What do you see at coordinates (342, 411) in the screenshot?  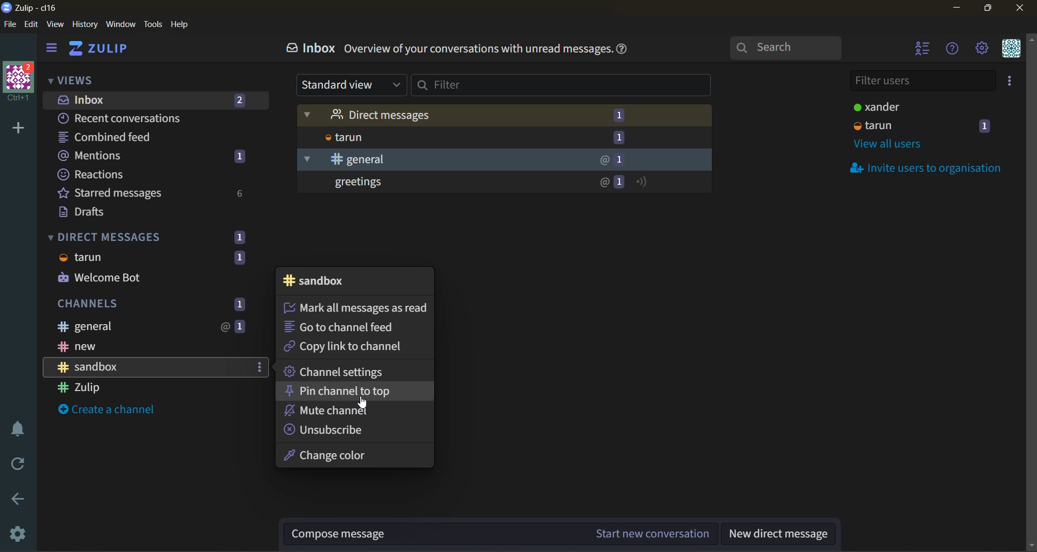 I see `mute channel` at bounding box center [342, 411].